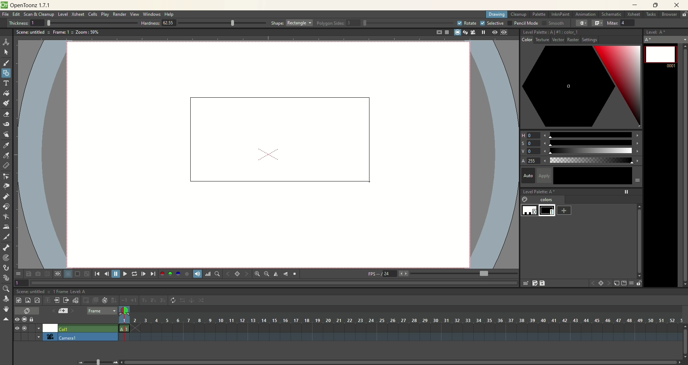 This screenshot has height=365, width=688. Describe the element at coordinates (114, 300) in the screenshot. I see `fill in empty cells` at that location.